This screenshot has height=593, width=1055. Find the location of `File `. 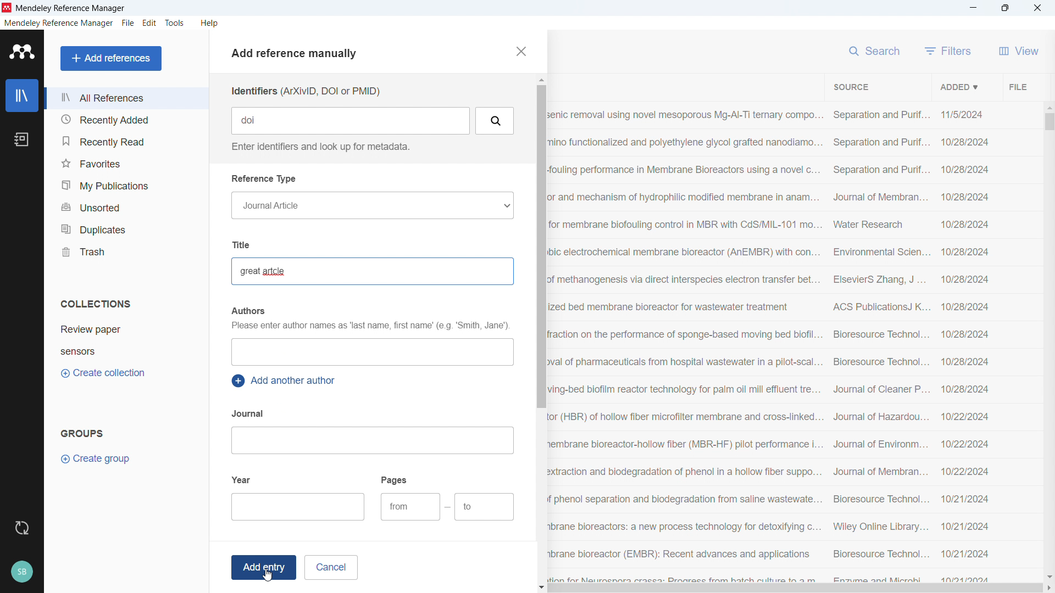

File  is located at coordinates (1017, 86).